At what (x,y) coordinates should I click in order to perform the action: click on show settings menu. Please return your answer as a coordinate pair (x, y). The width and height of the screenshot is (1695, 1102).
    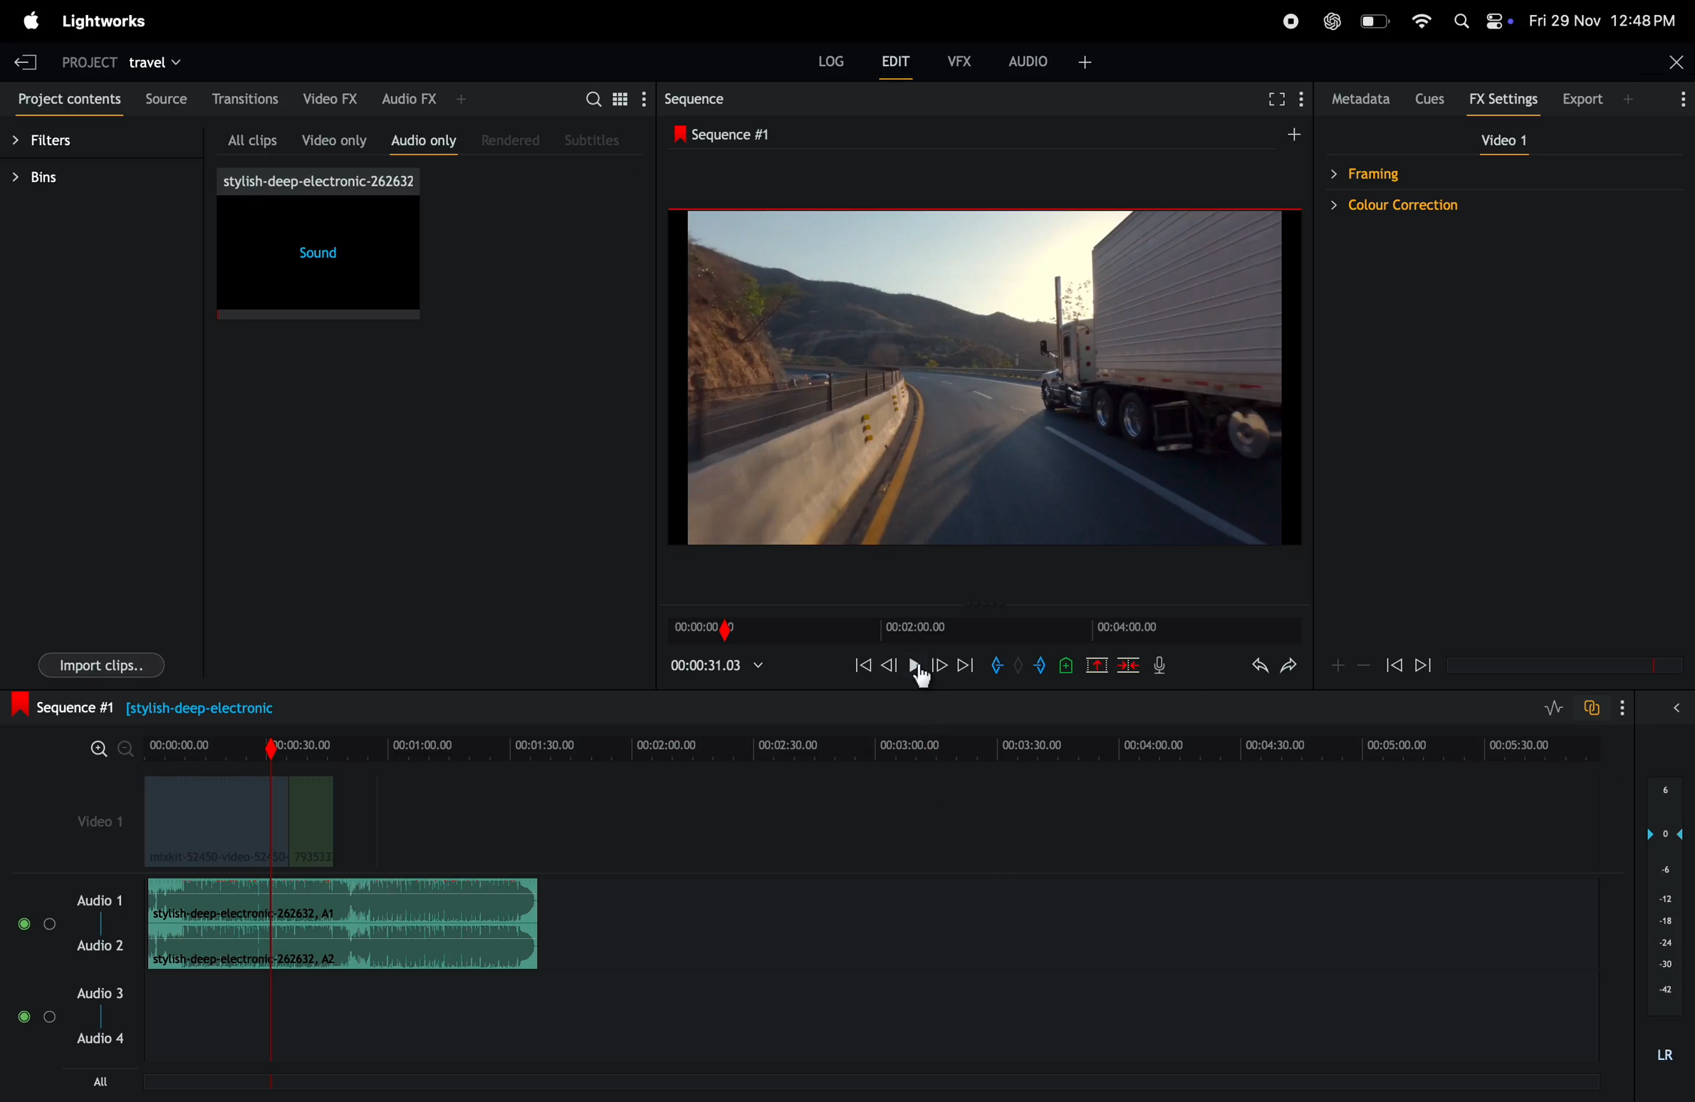
    Looking at the image, I should click on (642, 98).